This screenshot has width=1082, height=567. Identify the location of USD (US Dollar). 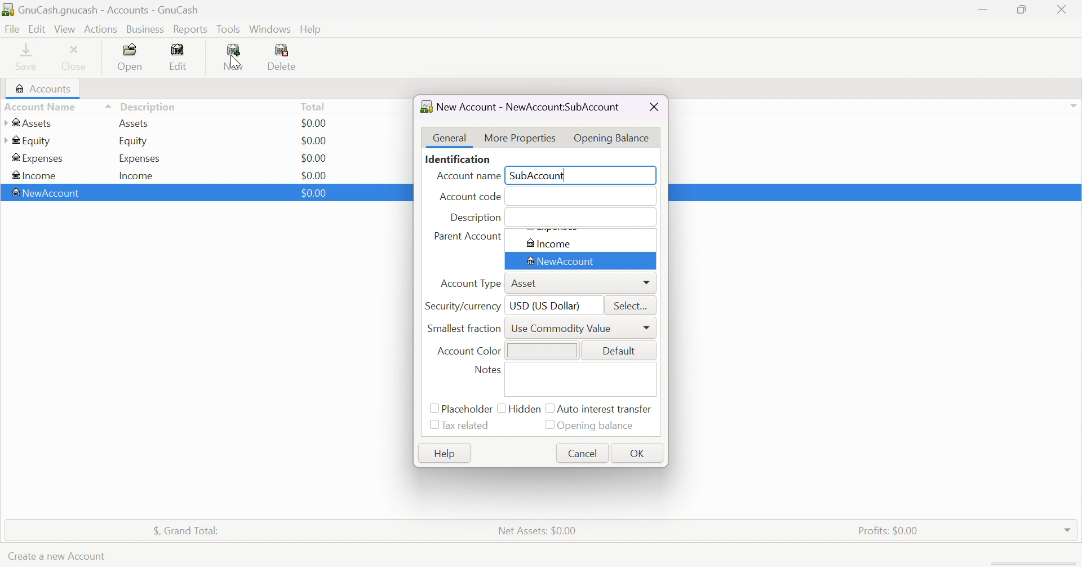
(546, 308).